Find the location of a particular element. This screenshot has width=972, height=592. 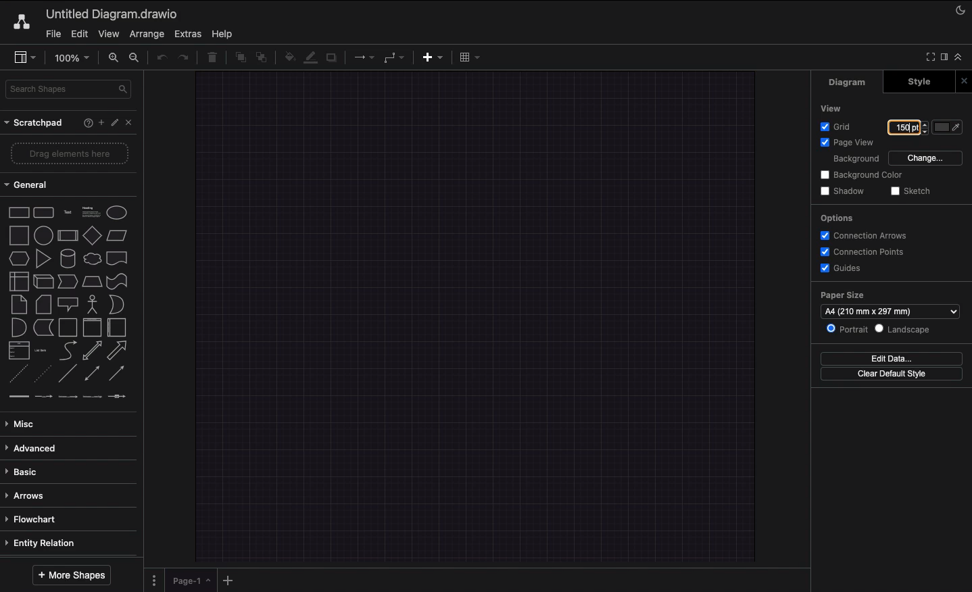

Move to back is located at coordinates (262, 59).